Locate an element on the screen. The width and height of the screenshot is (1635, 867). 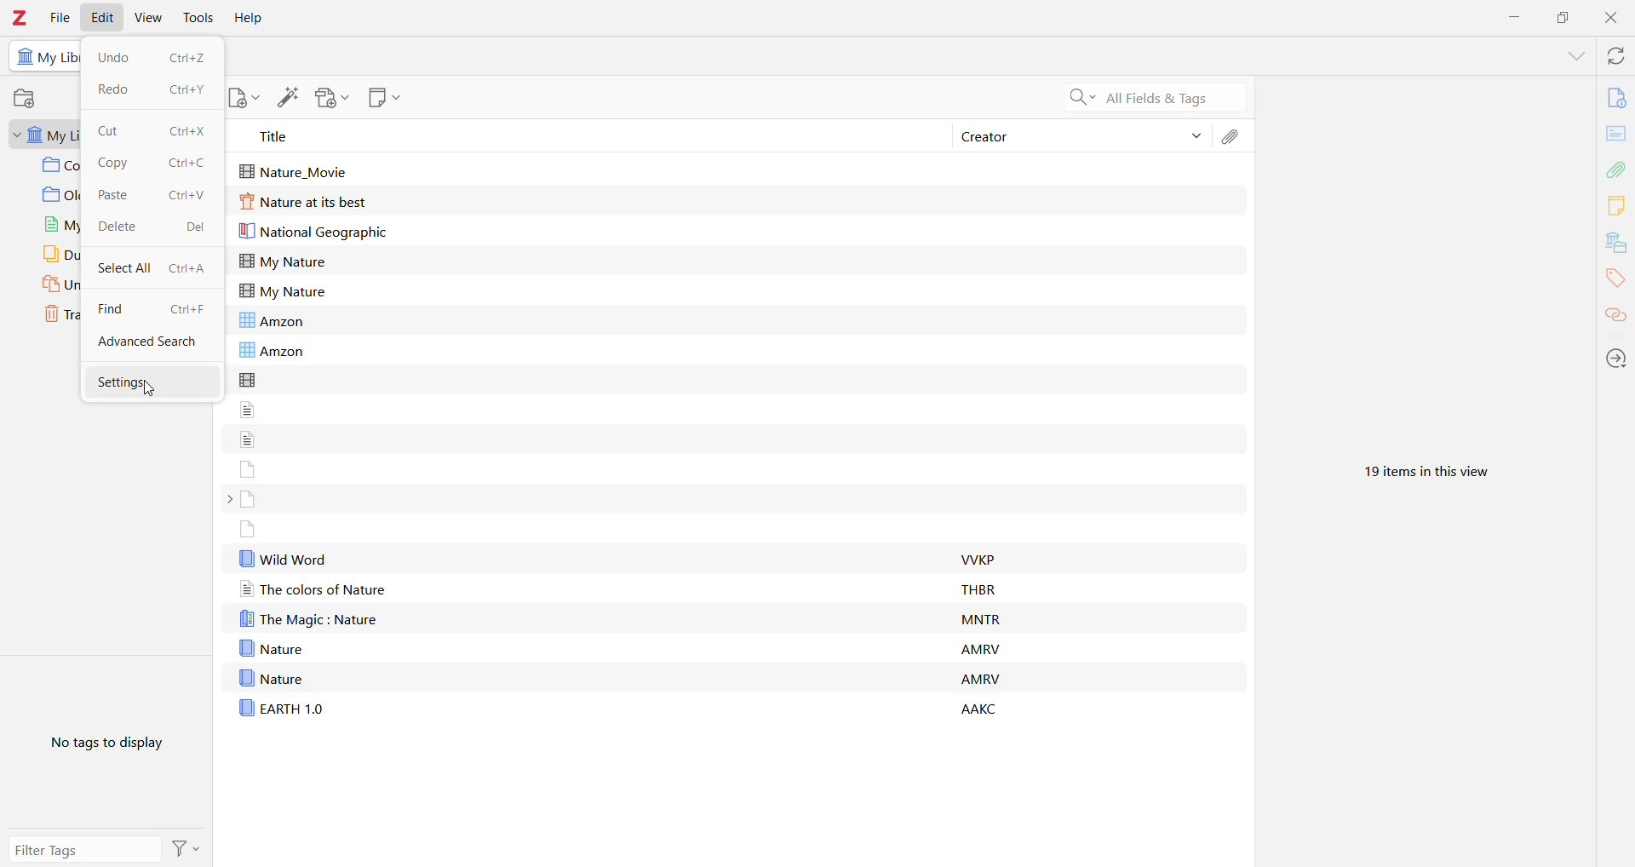
No tags to display is located at coordinates (102, 747).